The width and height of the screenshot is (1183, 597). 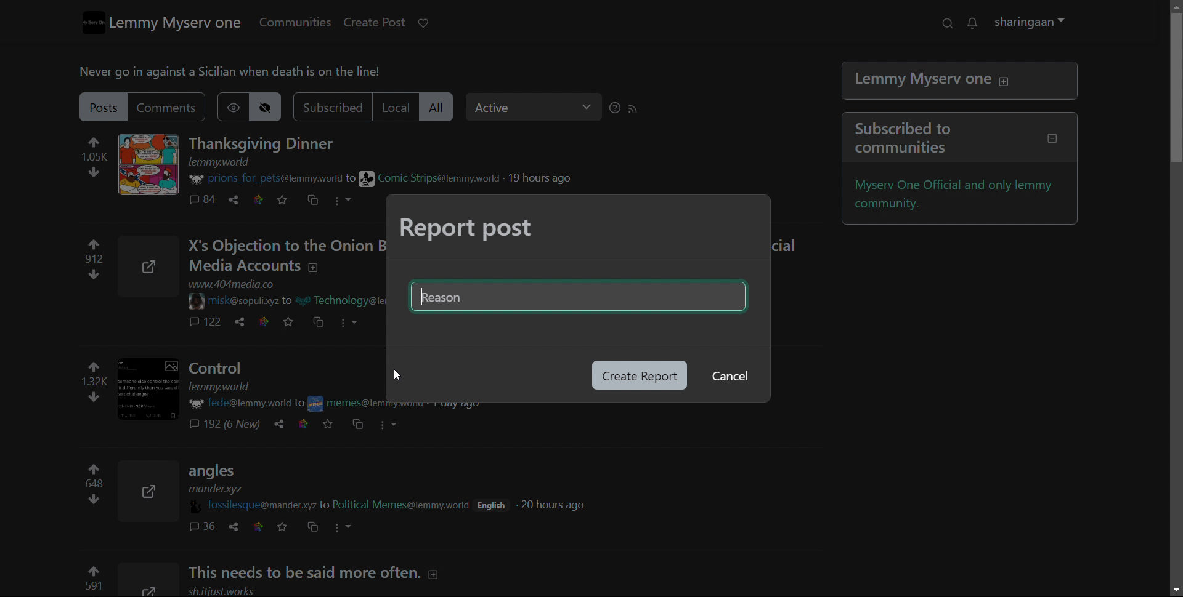 I want to click on community, so click(x=406, y=505).